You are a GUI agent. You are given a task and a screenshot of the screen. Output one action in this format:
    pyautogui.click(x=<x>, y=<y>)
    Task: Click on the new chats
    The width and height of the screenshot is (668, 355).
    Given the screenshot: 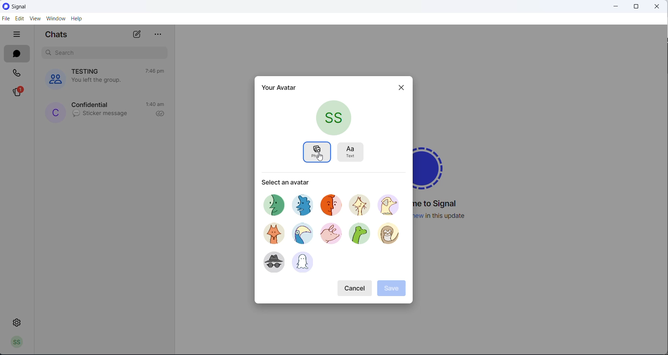 What is the action you would take?
    pyautogui.click(x=136, y=35)
    